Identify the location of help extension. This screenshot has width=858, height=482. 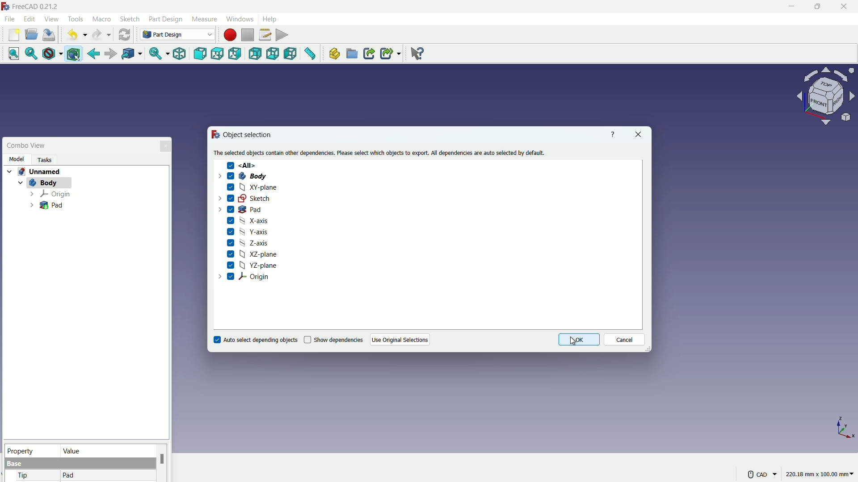
(415, 53).